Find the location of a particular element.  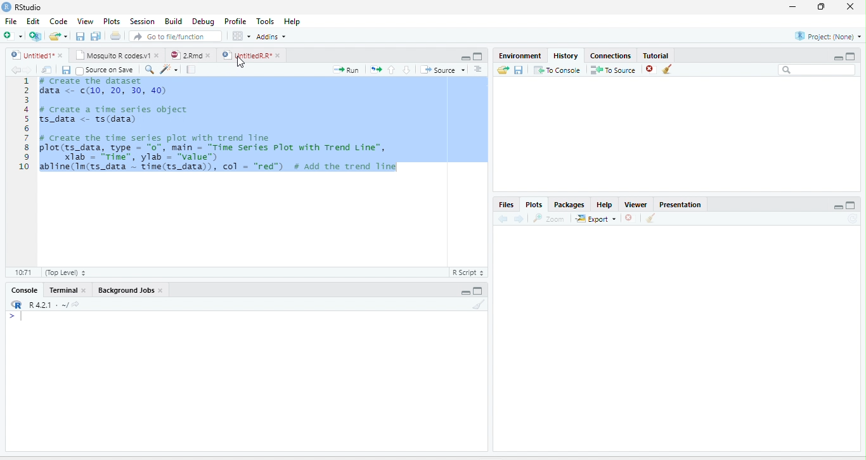

cursor is located at coordinates (242, 63).